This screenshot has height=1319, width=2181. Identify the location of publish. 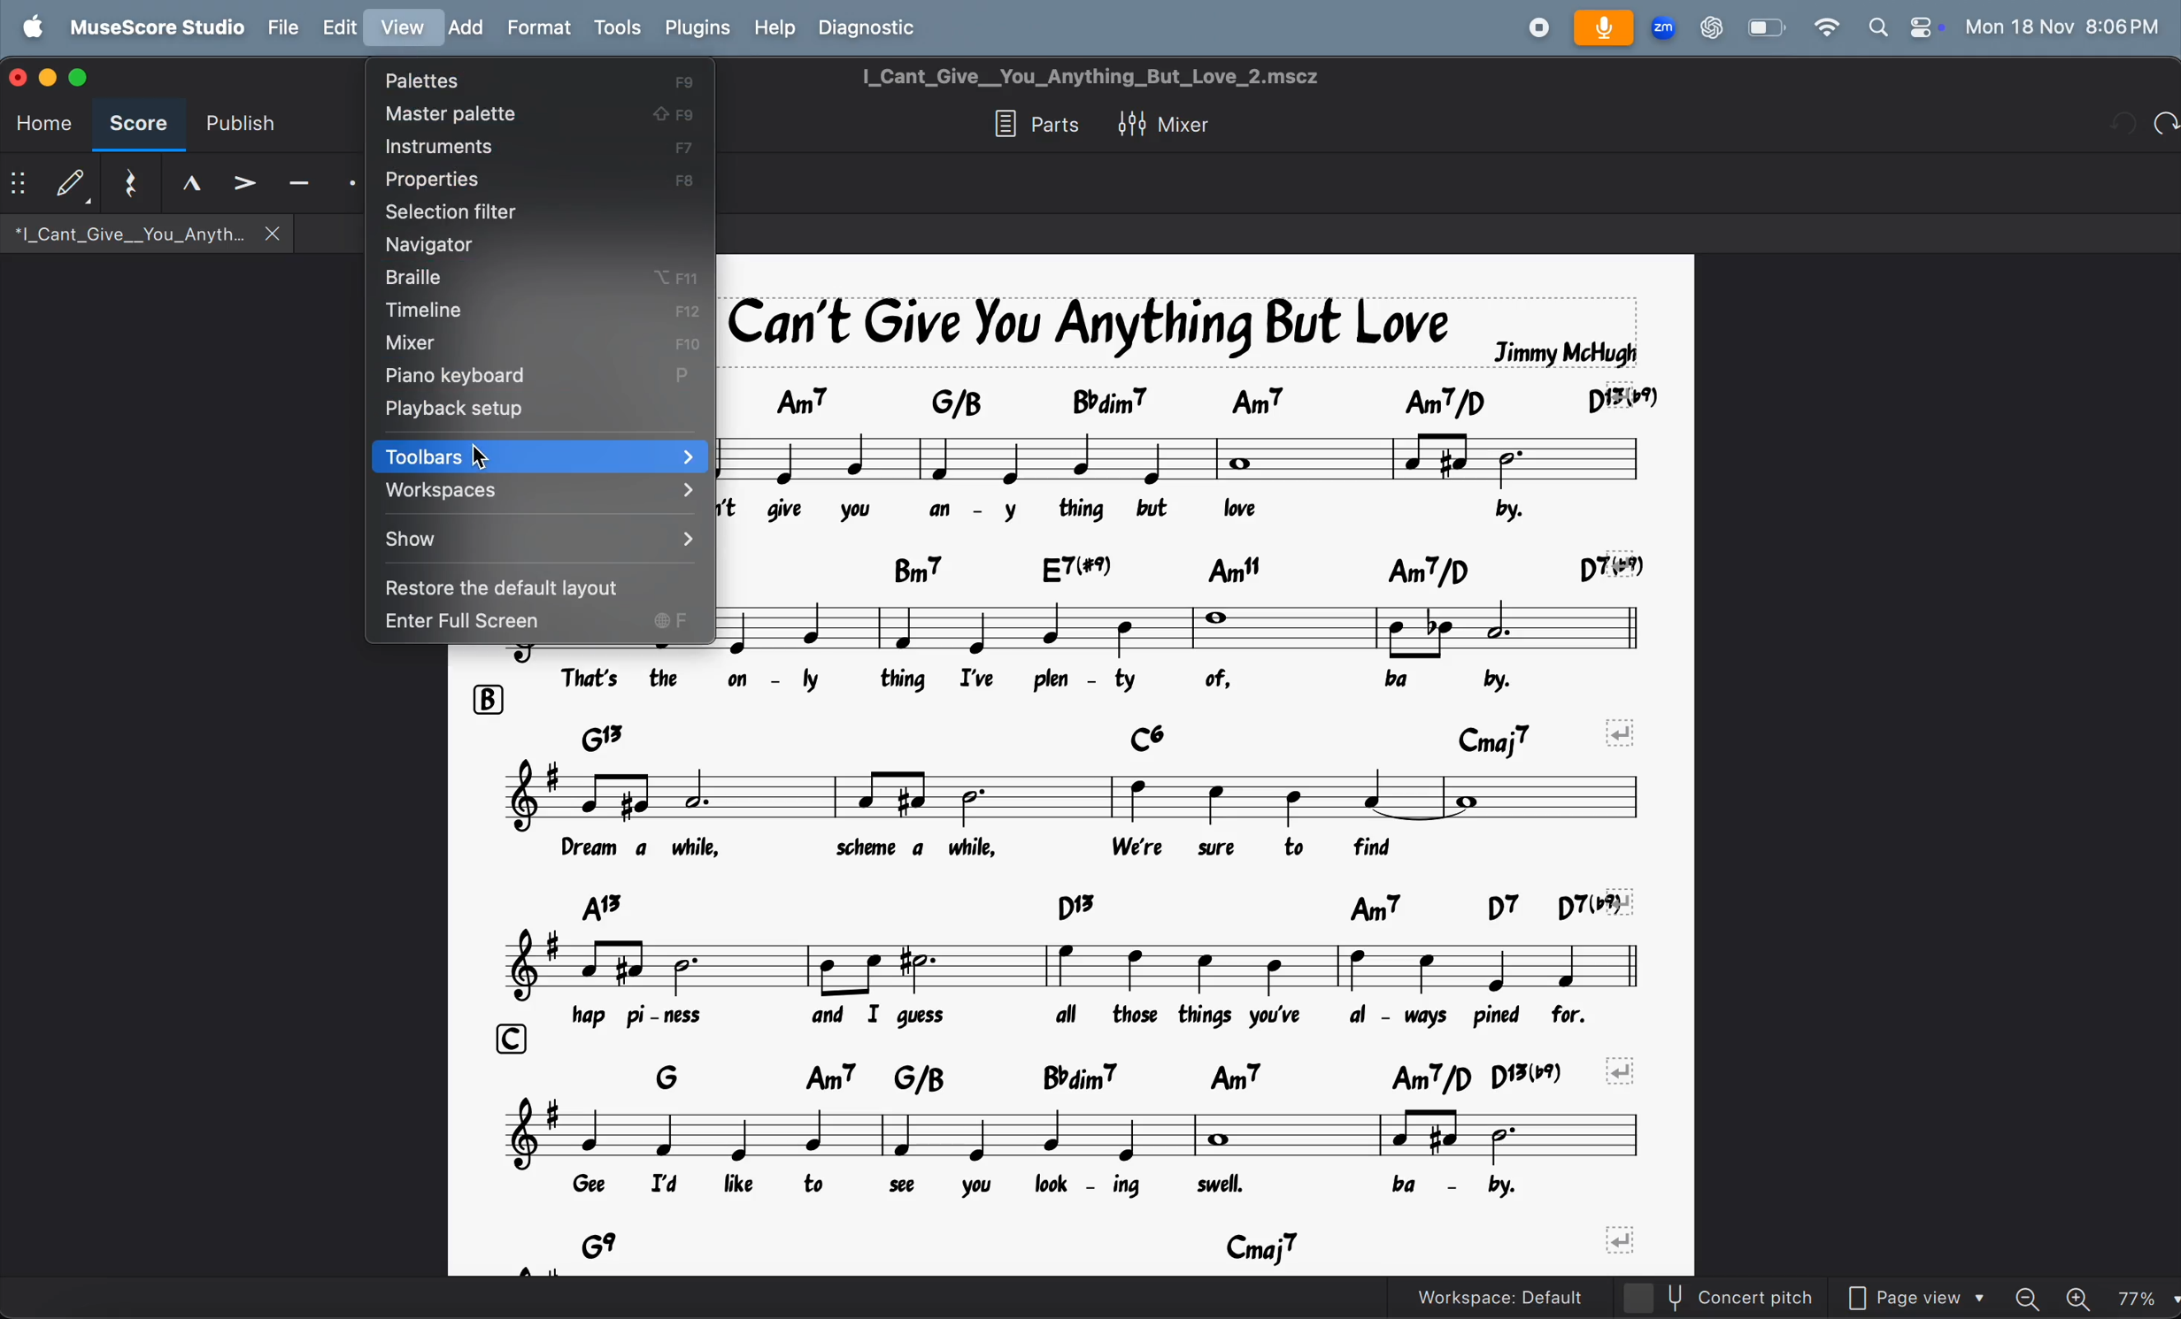
(239, 119).